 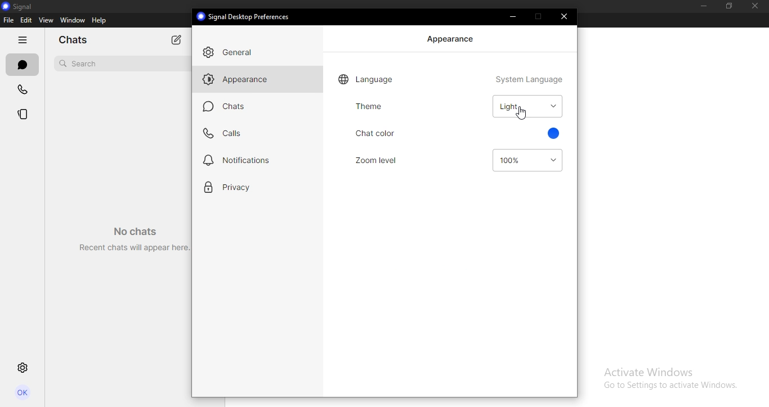 I want to click on window, so click(x=72, y=21).